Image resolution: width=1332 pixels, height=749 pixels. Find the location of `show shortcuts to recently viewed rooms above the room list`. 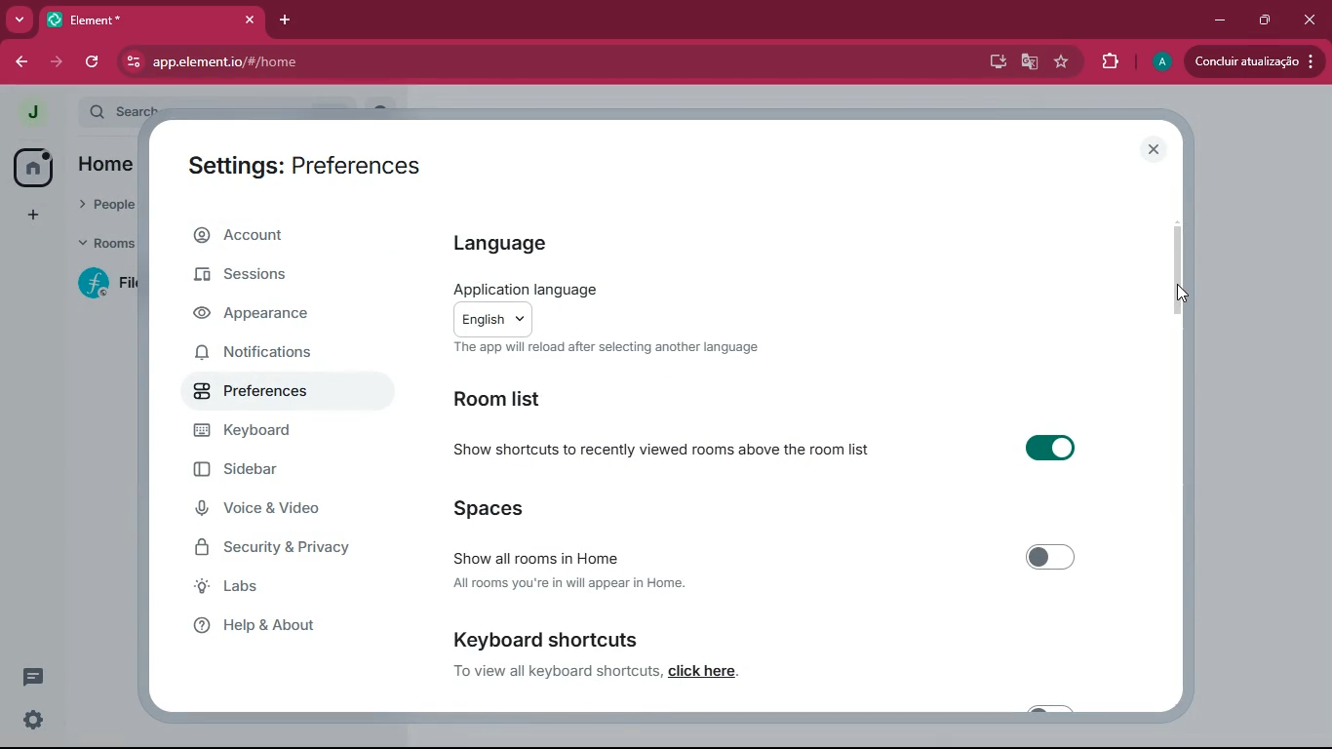

show shortcuts to recently viewed rooms above the room list is located at coordinates (659, 449).